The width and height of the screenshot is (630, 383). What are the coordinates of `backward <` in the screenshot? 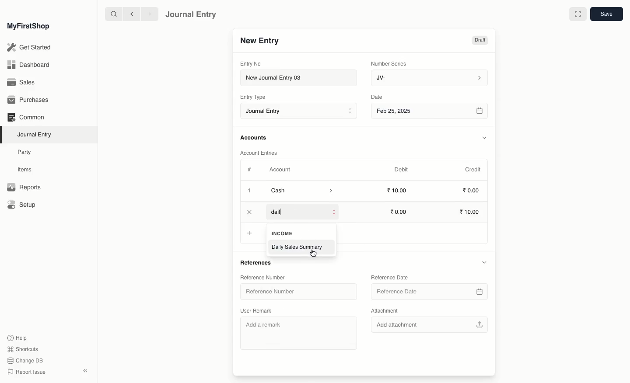 It's located at (129, 14).